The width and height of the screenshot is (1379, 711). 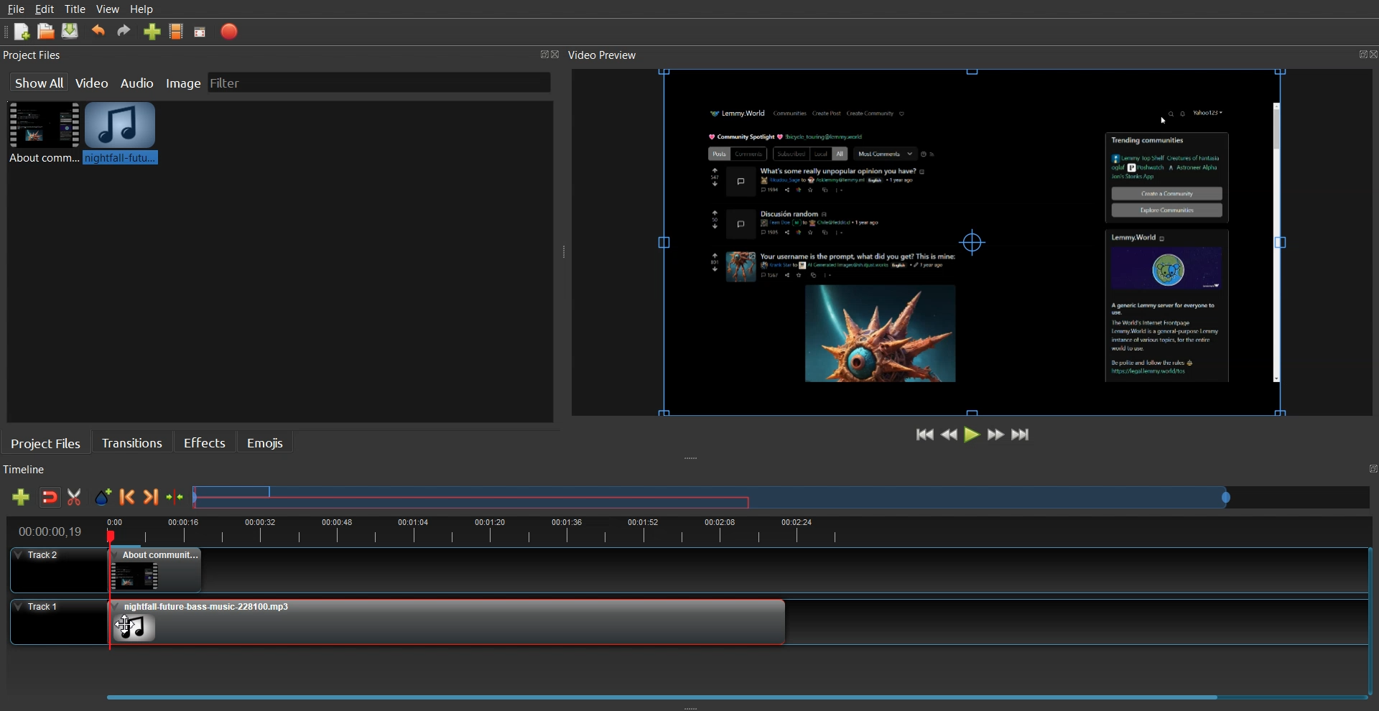 What do you see at coordinates (20, 497) in the screenshot?
I see `Add track` at bounding box center [20, 497].